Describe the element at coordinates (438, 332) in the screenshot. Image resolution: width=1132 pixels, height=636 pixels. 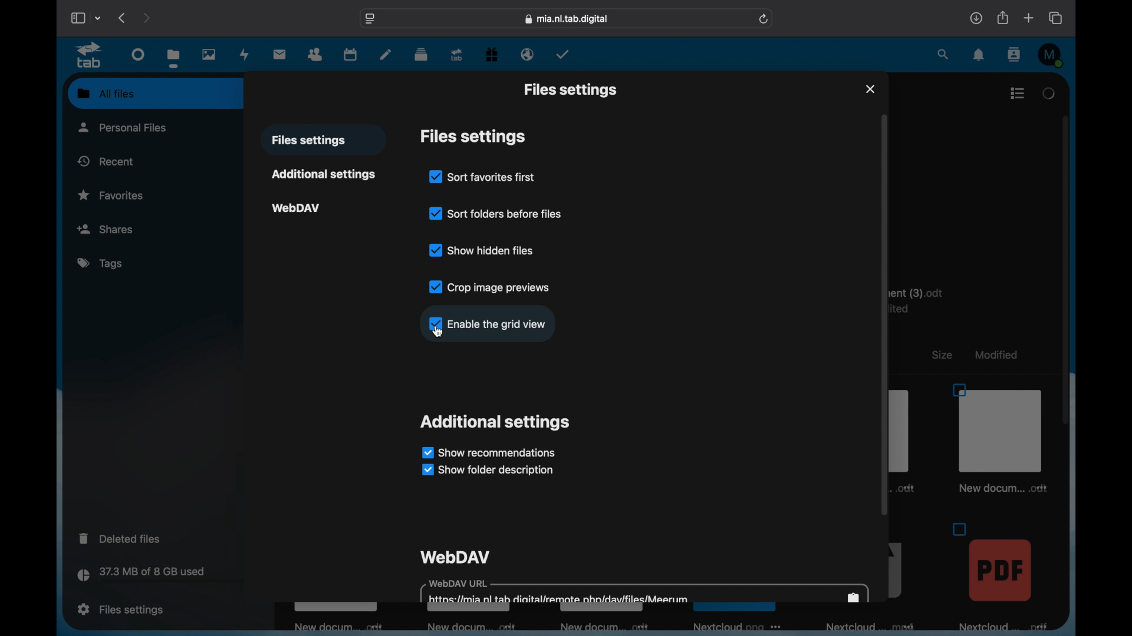
I see `cursor` at that location.